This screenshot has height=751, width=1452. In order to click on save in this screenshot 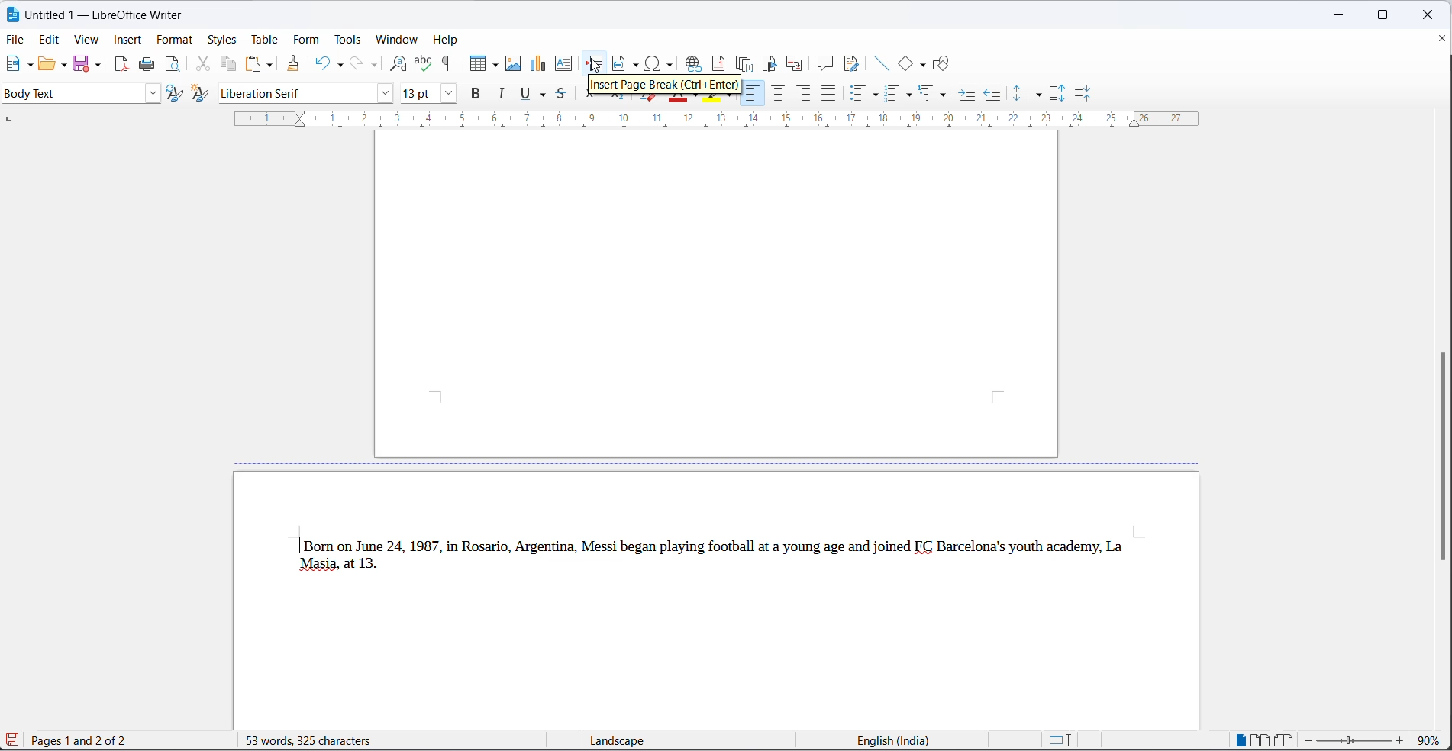, I will do `click(9, 741)`.